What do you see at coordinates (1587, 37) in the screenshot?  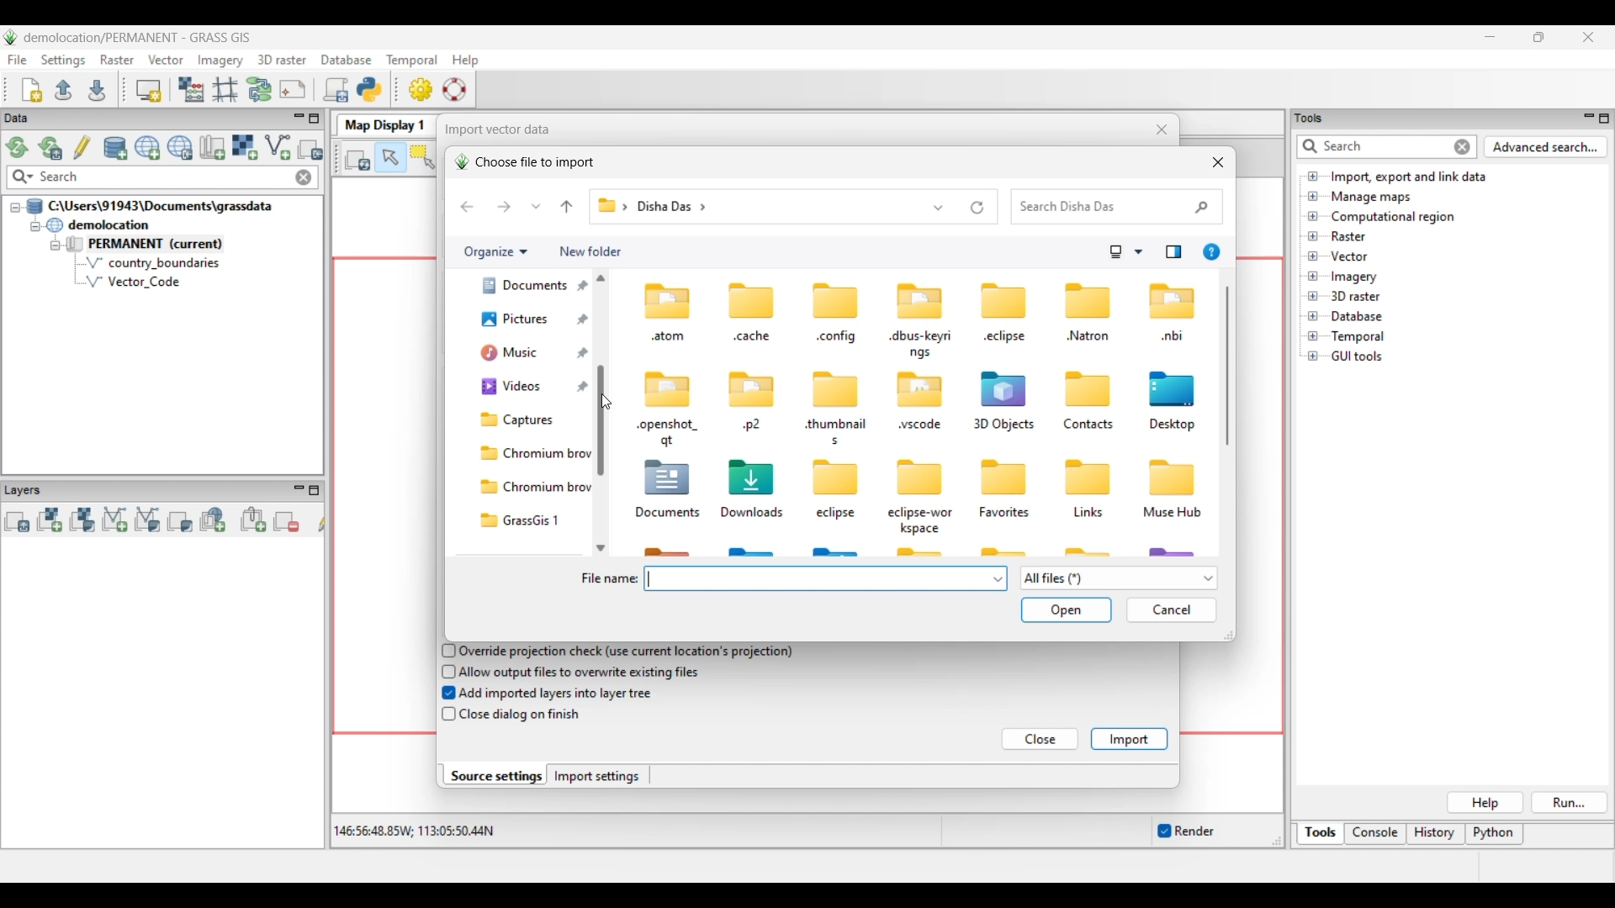 I see `Close interface` at bounding box center [1587, 37].